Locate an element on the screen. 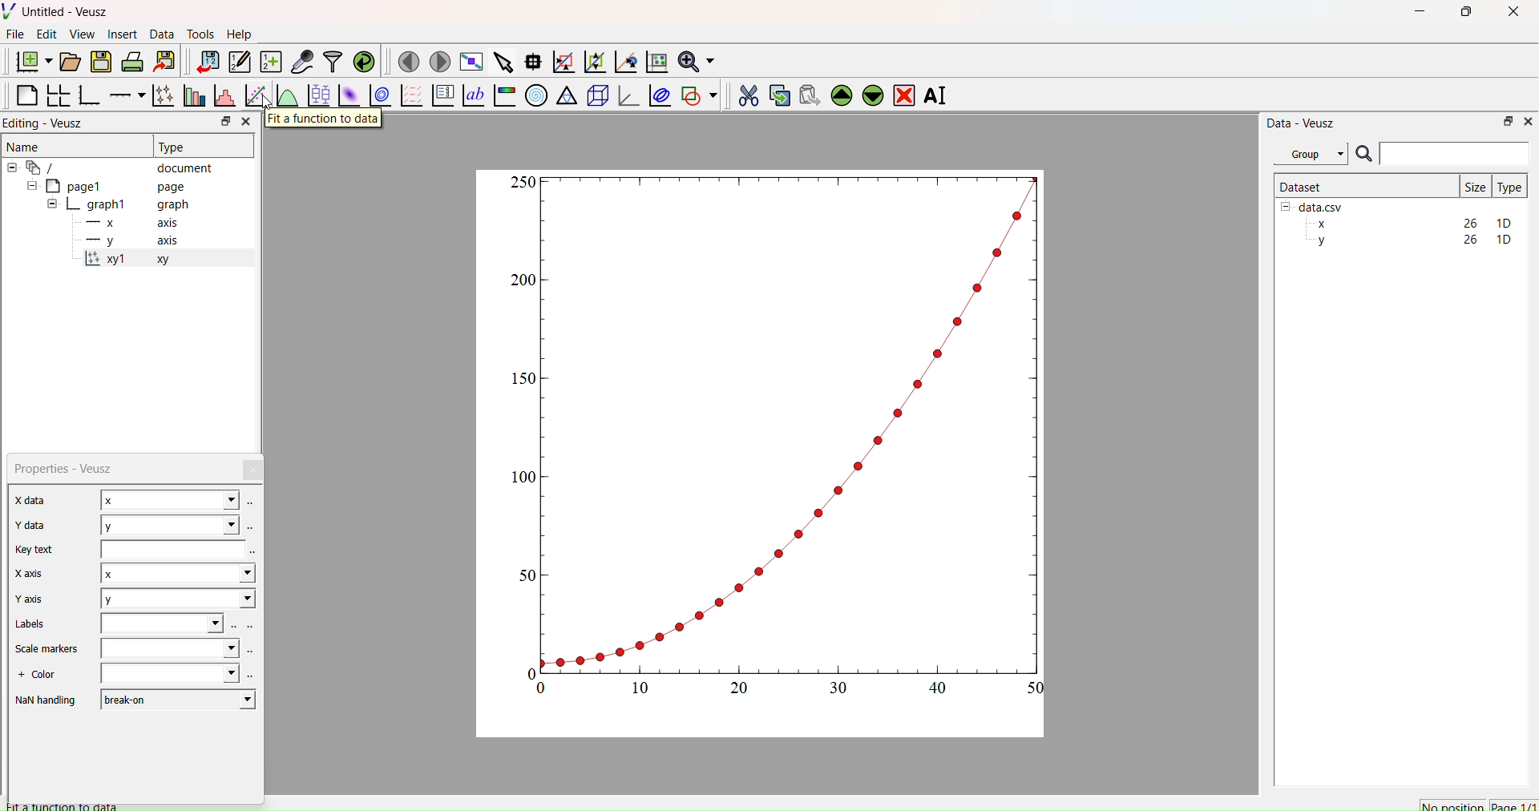 The width and height of the screenshot is (1539, 811). Plot Vector Field is located at coordinates (411, 97).